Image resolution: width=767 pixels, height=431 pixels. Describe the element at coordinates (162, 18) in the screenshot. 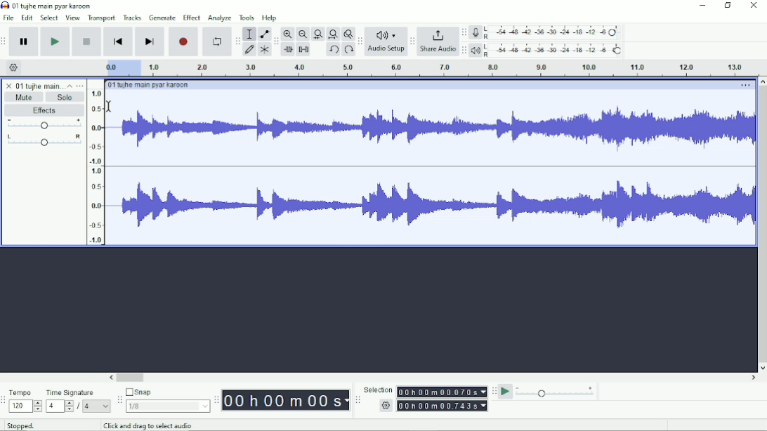

I see `Generate` at that location.